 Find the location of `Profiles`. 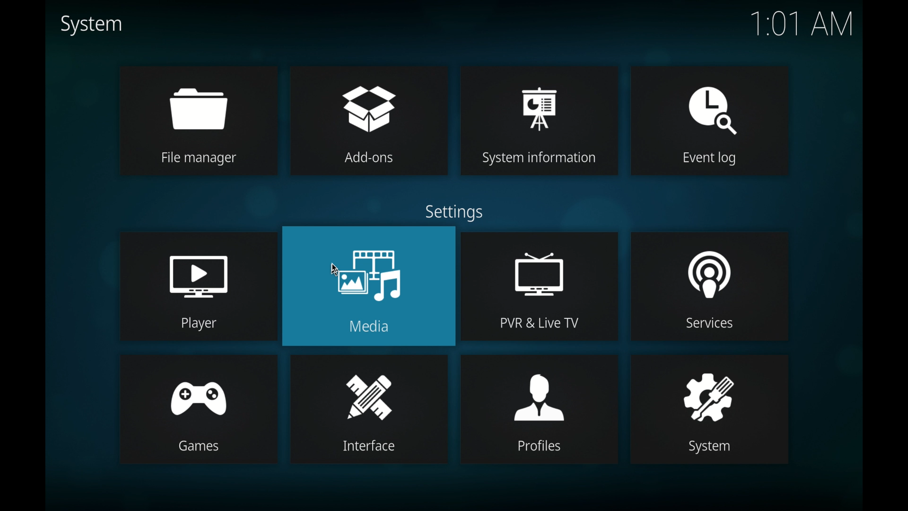

Profiles is located at coordinates (548, 446).